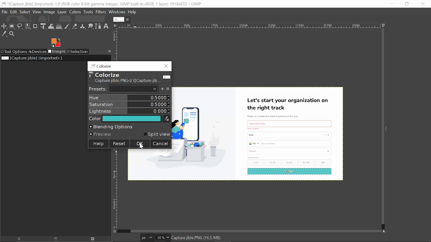  What do you see at coordinates (4, 11) in the screenshot?
I see `File` at bounding box center [4, 11].